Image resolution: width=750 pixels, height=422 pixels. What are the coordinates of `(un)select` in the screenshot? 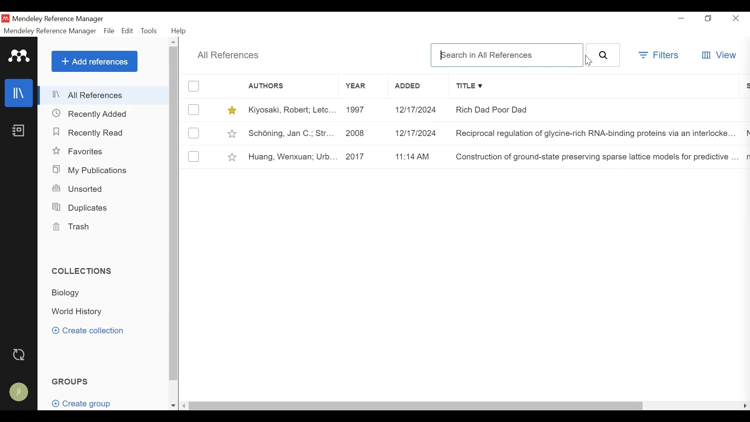 It's located at (193, 109).